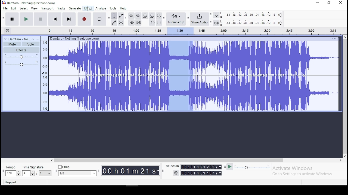 The width and height of the screenshot is (348, 195). I want to click on play, so click(26, 19).